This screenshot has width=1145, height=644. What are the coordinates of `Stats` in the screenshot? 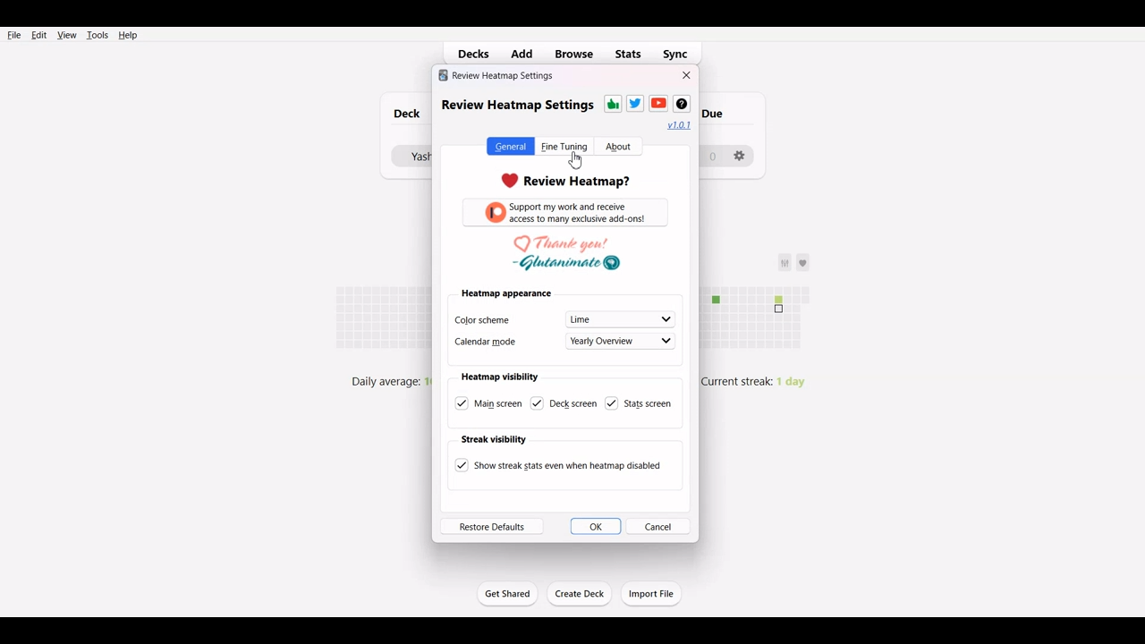 It's located at (629, 54).